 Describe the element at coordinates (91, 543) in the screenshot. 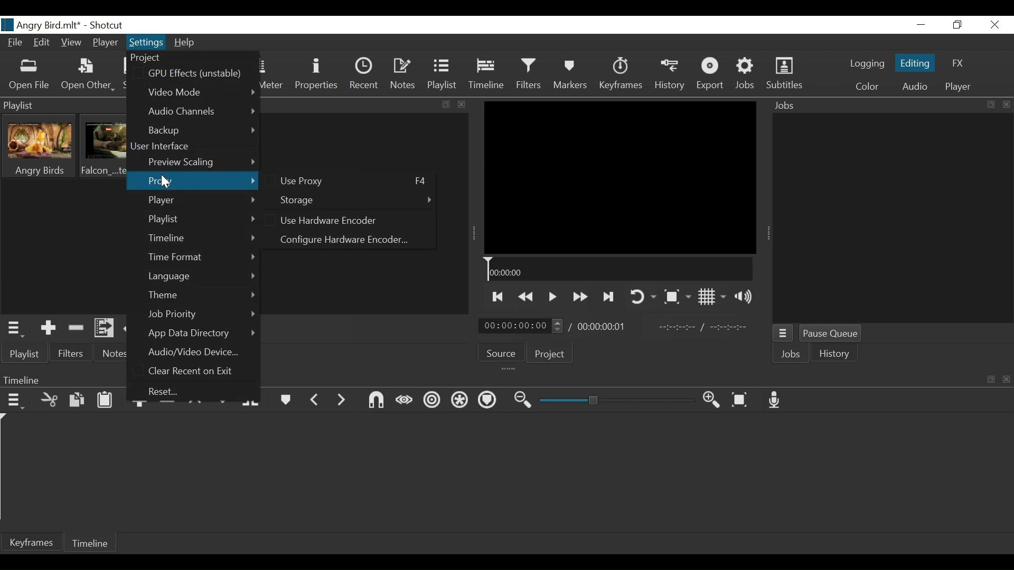

I see `Timeline` at that location.